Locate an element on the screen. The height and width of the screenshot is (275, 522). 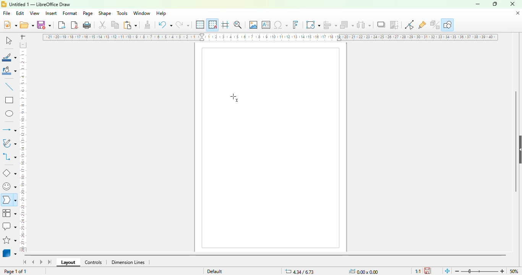
shape is located at coordinates (105, 13).